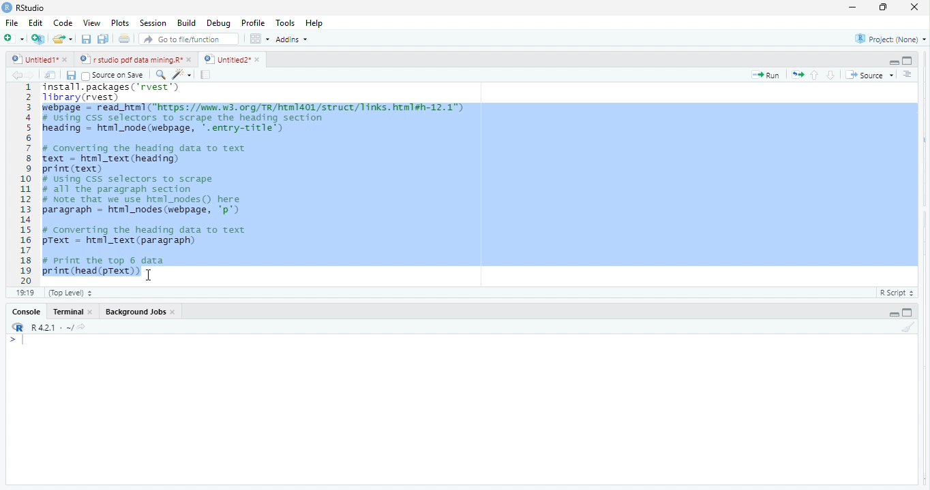  Describe the element at coordinates (12, 23) in the screenshot. I see `File` at that location.